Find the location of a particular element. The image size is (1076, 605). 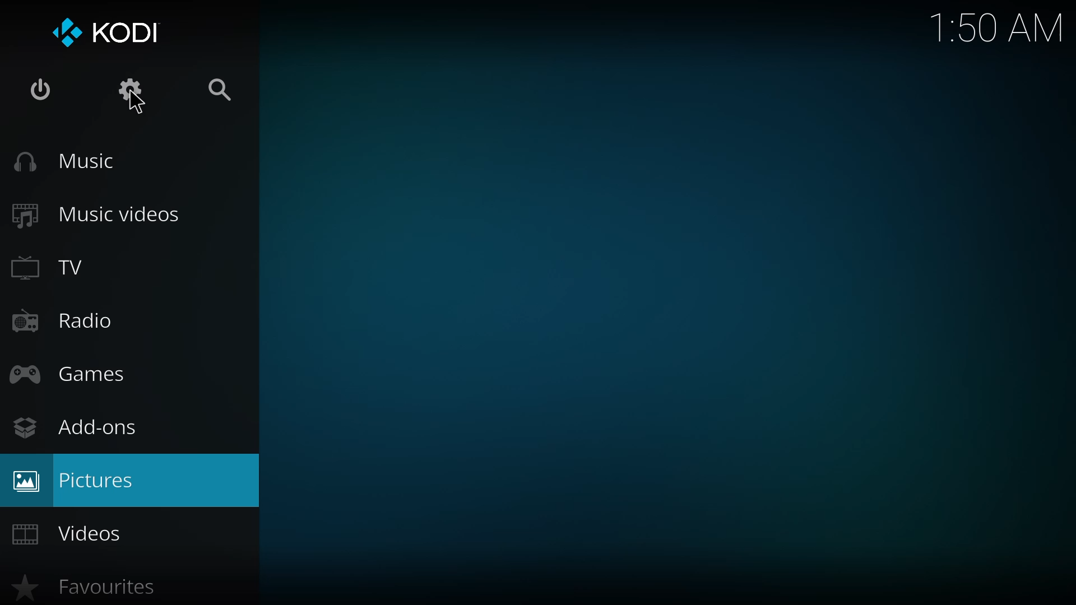

radio is located at coordinates (65, 320).